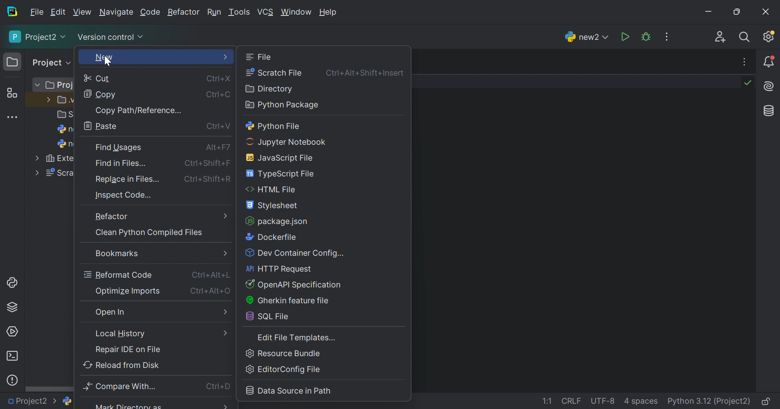 The image size is (780, 409). I want to click on Ctrl+Alt+L, so click(211, 276).